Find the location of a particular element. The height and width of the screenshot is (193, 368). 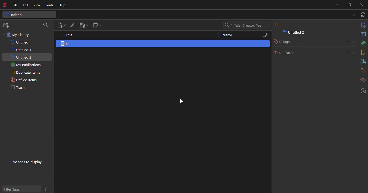

expand is located at coordinates (355, 42).